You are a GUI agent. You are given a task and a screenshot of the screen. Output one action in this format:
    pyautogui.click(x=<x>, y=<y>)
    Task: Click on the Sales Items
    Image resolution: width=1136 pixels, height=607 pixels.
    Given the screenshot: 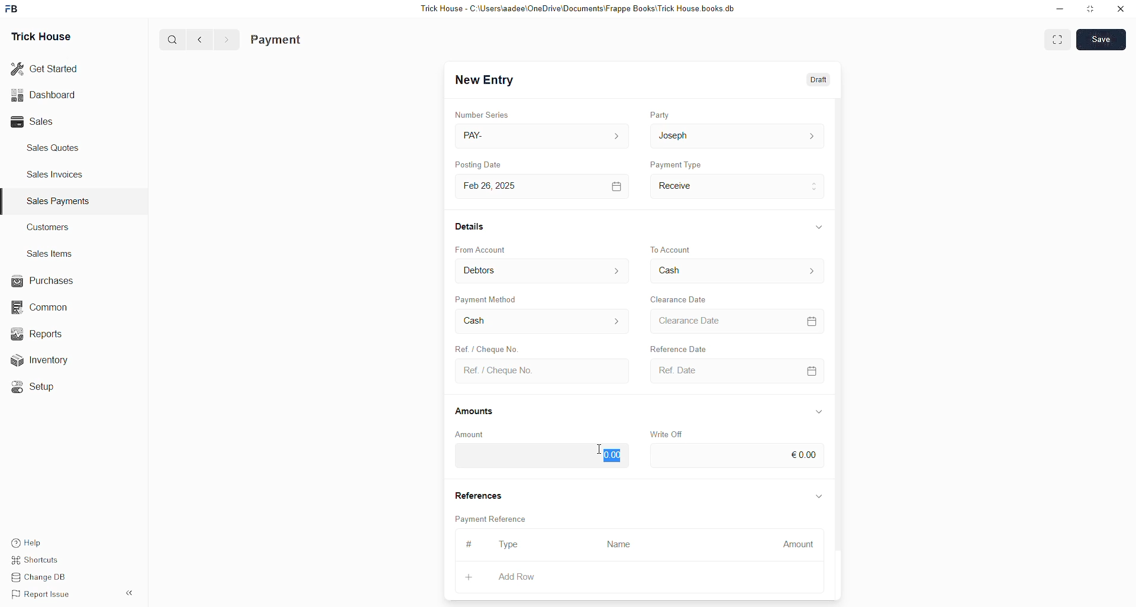 What is the action you would take?
    pyautogui.click(x=50, y=254)
    